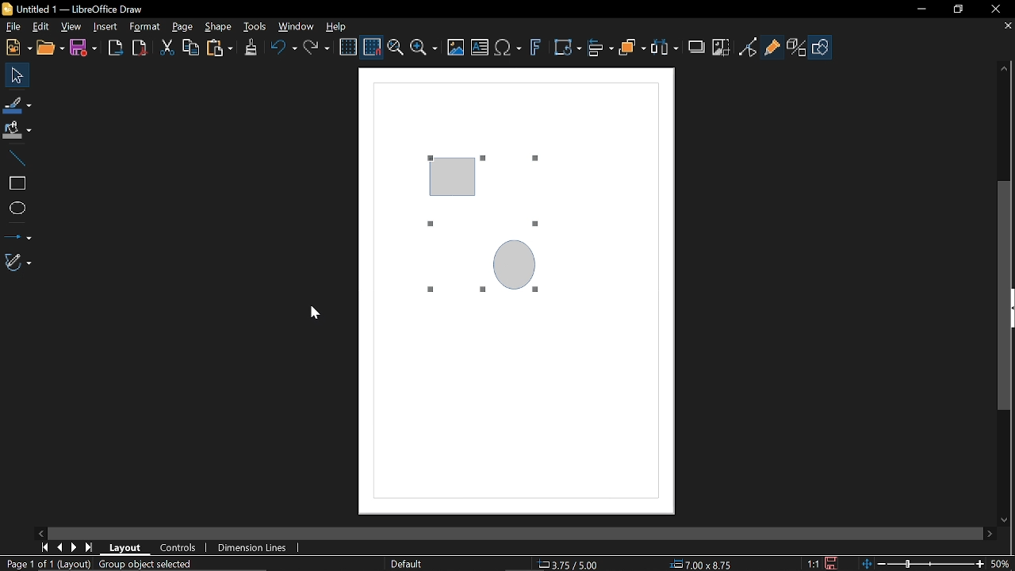  Describe the element at coordinates (832, 563) in the screenshot. I see `Save` at that location.